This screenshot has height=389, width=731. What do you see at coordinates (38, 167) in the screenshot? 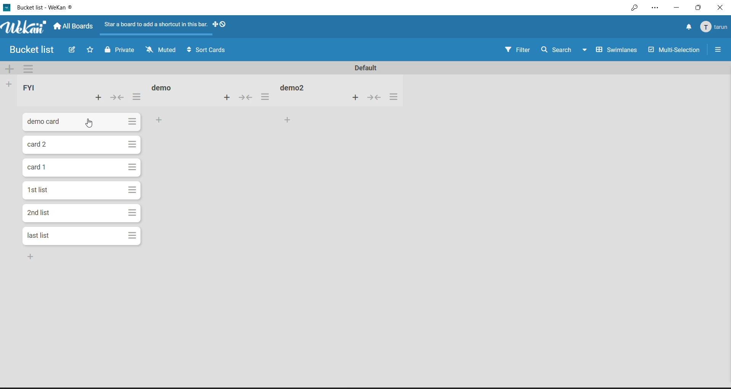
I see `card title` at bounding box center [38, 167].